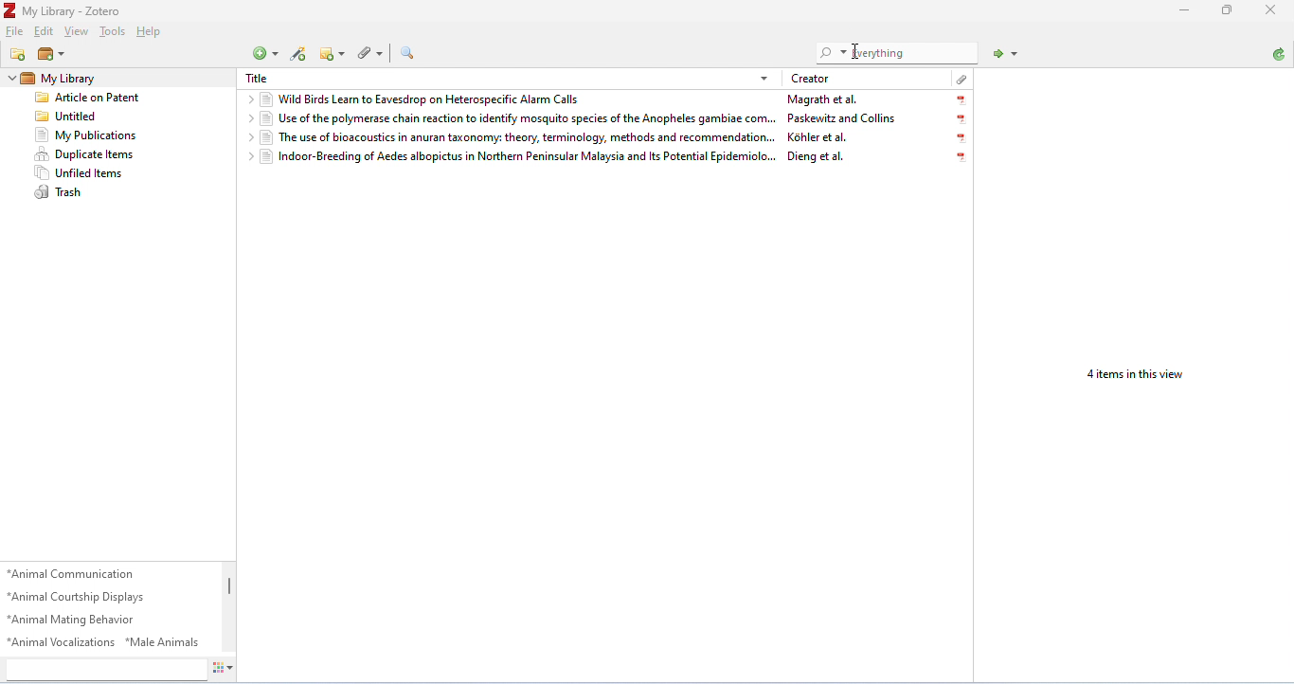  I want to click on Article on Patent, so click(99, 96).